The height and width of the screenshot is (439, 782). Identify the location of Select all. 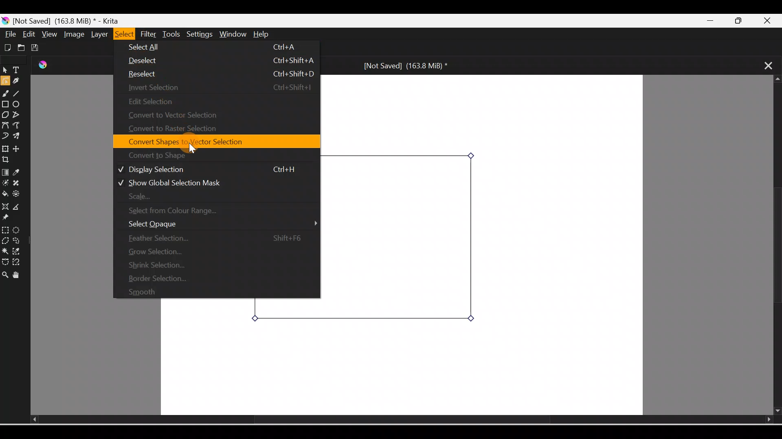
(217, 48).